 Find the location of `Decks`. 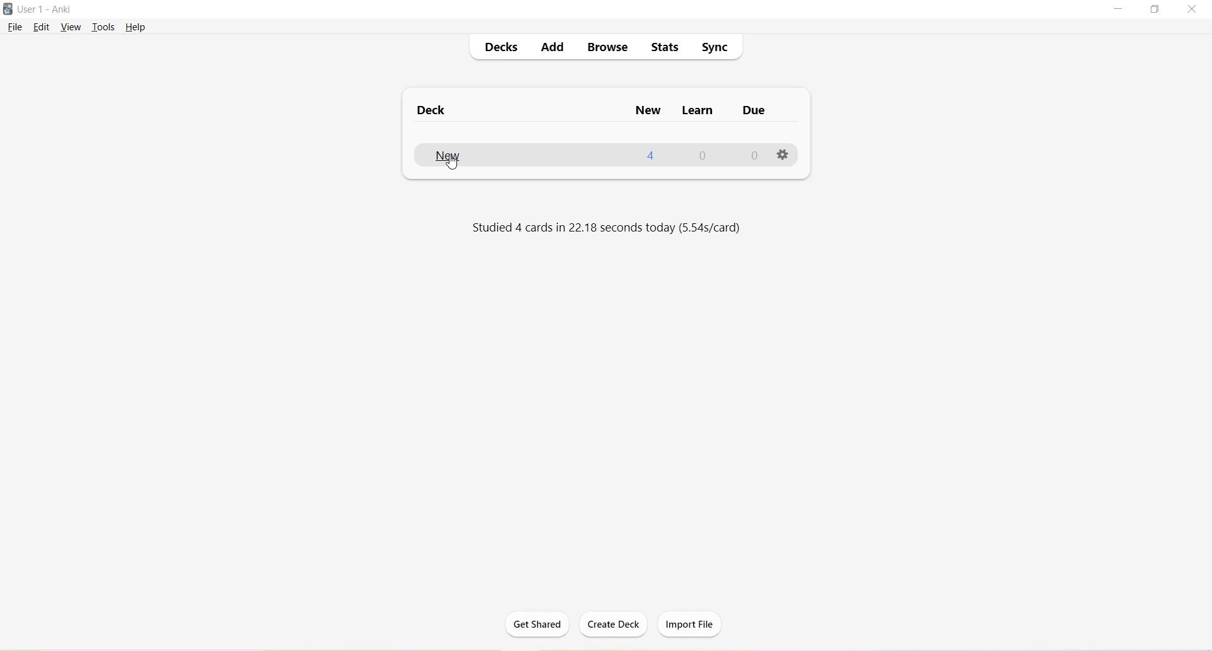

Decks is located at coordinates (504, 49).